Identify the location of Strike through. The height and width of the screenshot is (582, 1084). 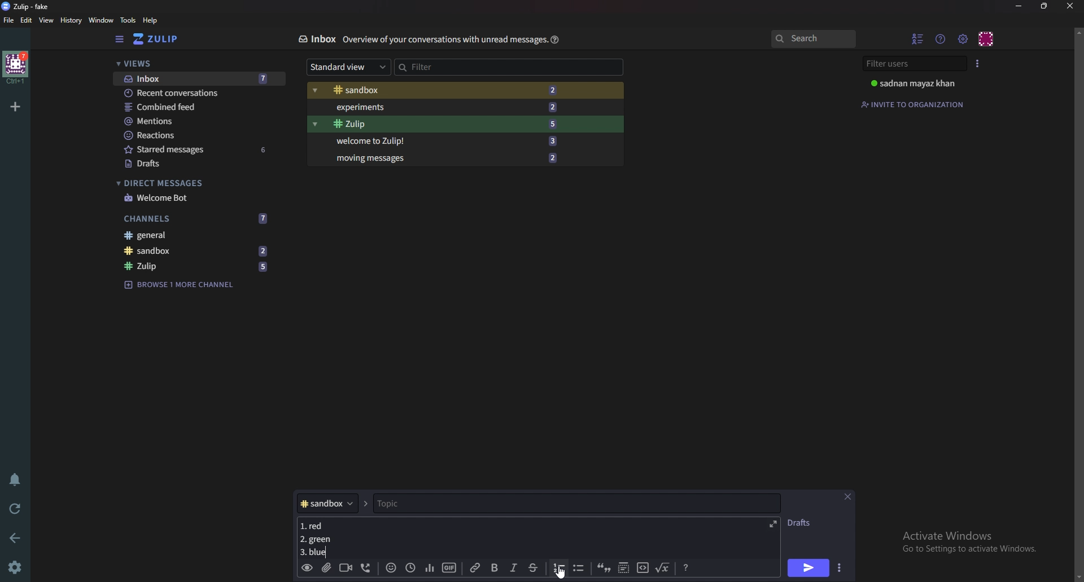
(534, 568).